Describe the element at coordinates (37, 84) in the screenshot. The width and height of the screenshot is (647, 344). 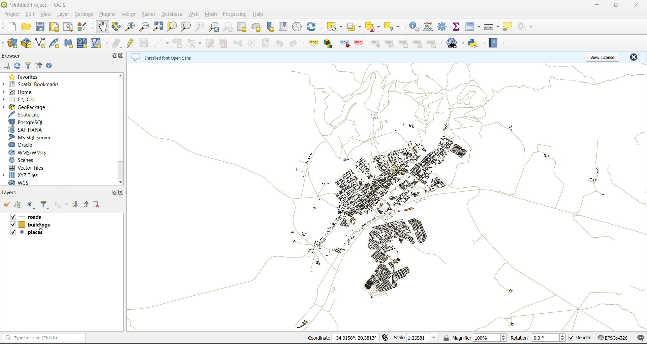
I see `spatial bookmarks` at that location.